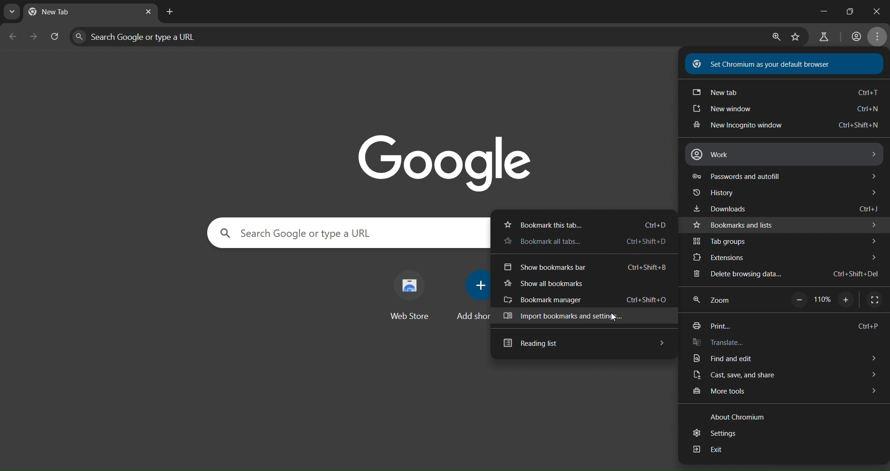  Describe the element at coordinates (820, 299) in the screenshot. I see `110%` at that location.